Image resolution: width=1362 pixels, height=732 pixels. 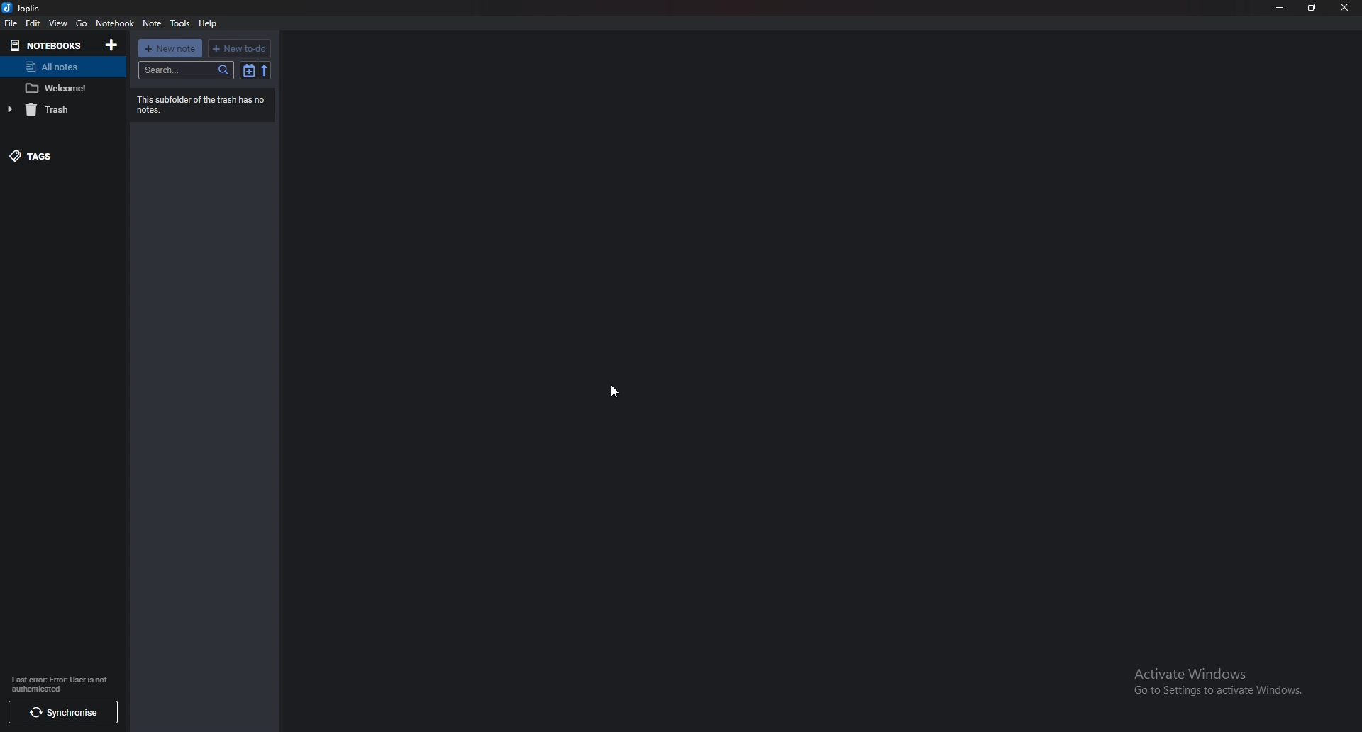 What do you see at coordinates (208, 24) in the screenshot?
I see `help` at bounding box center [208, 24].